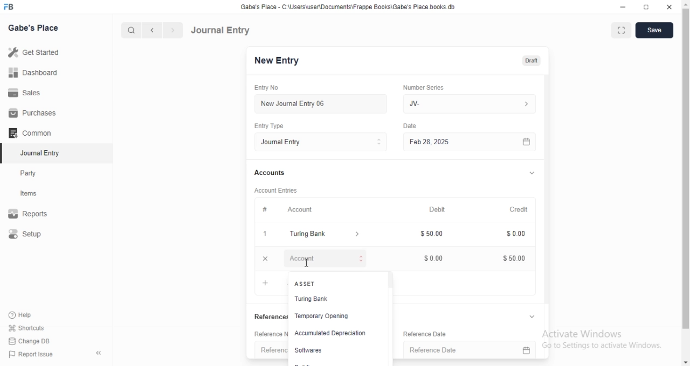 Image resolution: width=690 pixels, height=366 pixels. I want to click on Reports, so click(35, 215).